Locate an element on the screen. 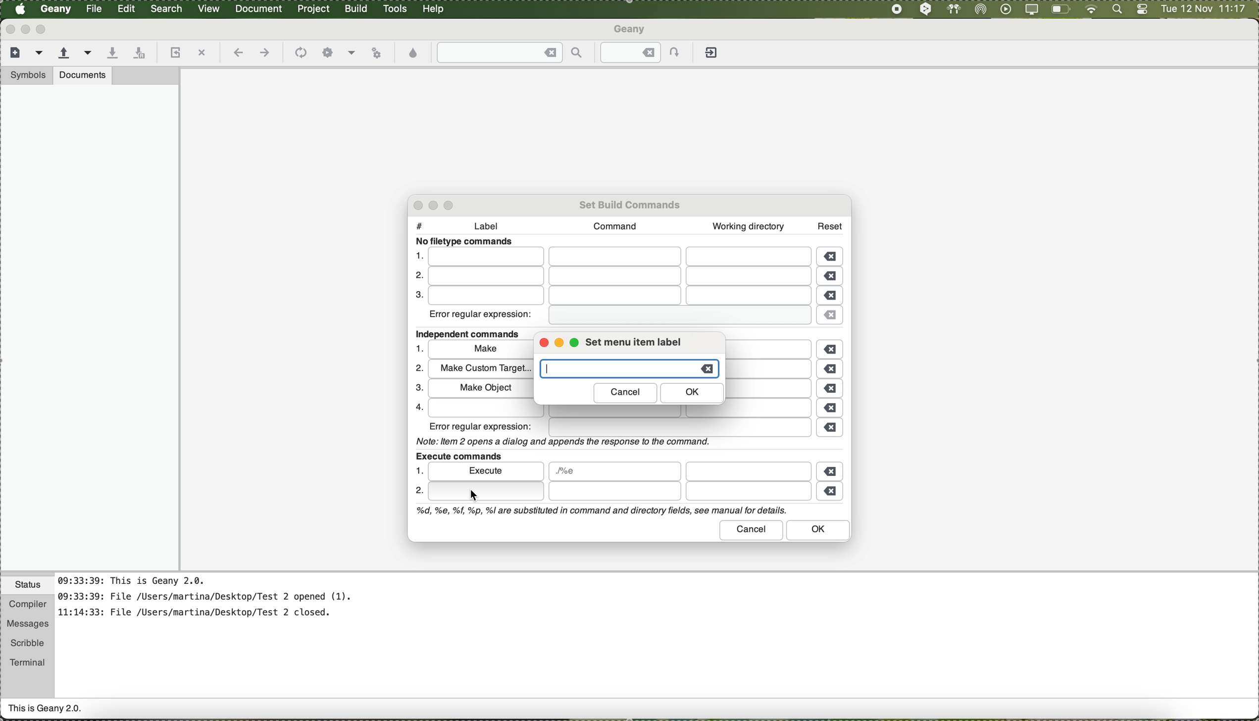 This screenshot has width=1259, height=721. 3 is located at coordinates (417, 296).